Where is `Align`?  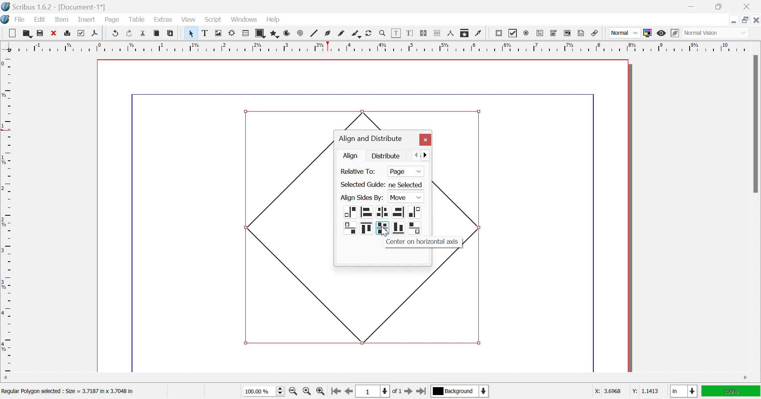 Align is located at coordinates (352, 156).